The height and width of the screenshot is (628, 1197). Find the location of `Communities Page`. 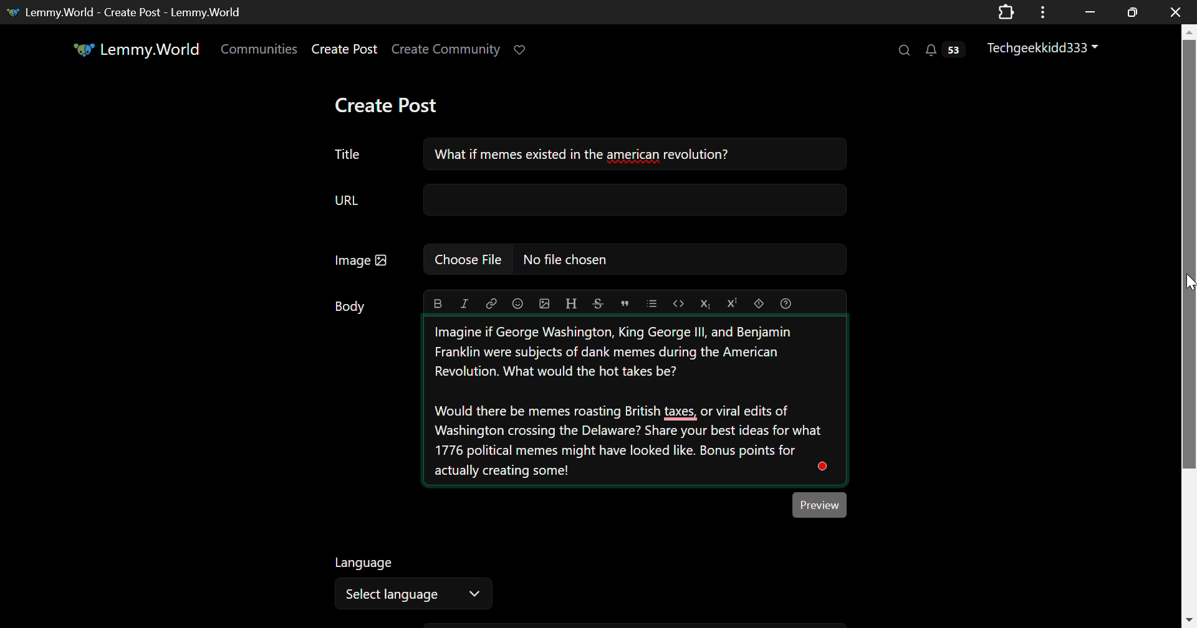

Communities Page is located at coordinates (258, 49).